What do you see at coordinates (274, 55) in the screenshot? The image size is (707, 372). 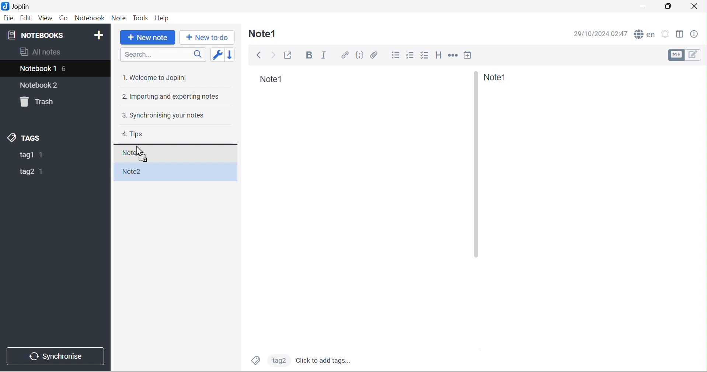 I see `Forward` at bounding box center [274, 55].